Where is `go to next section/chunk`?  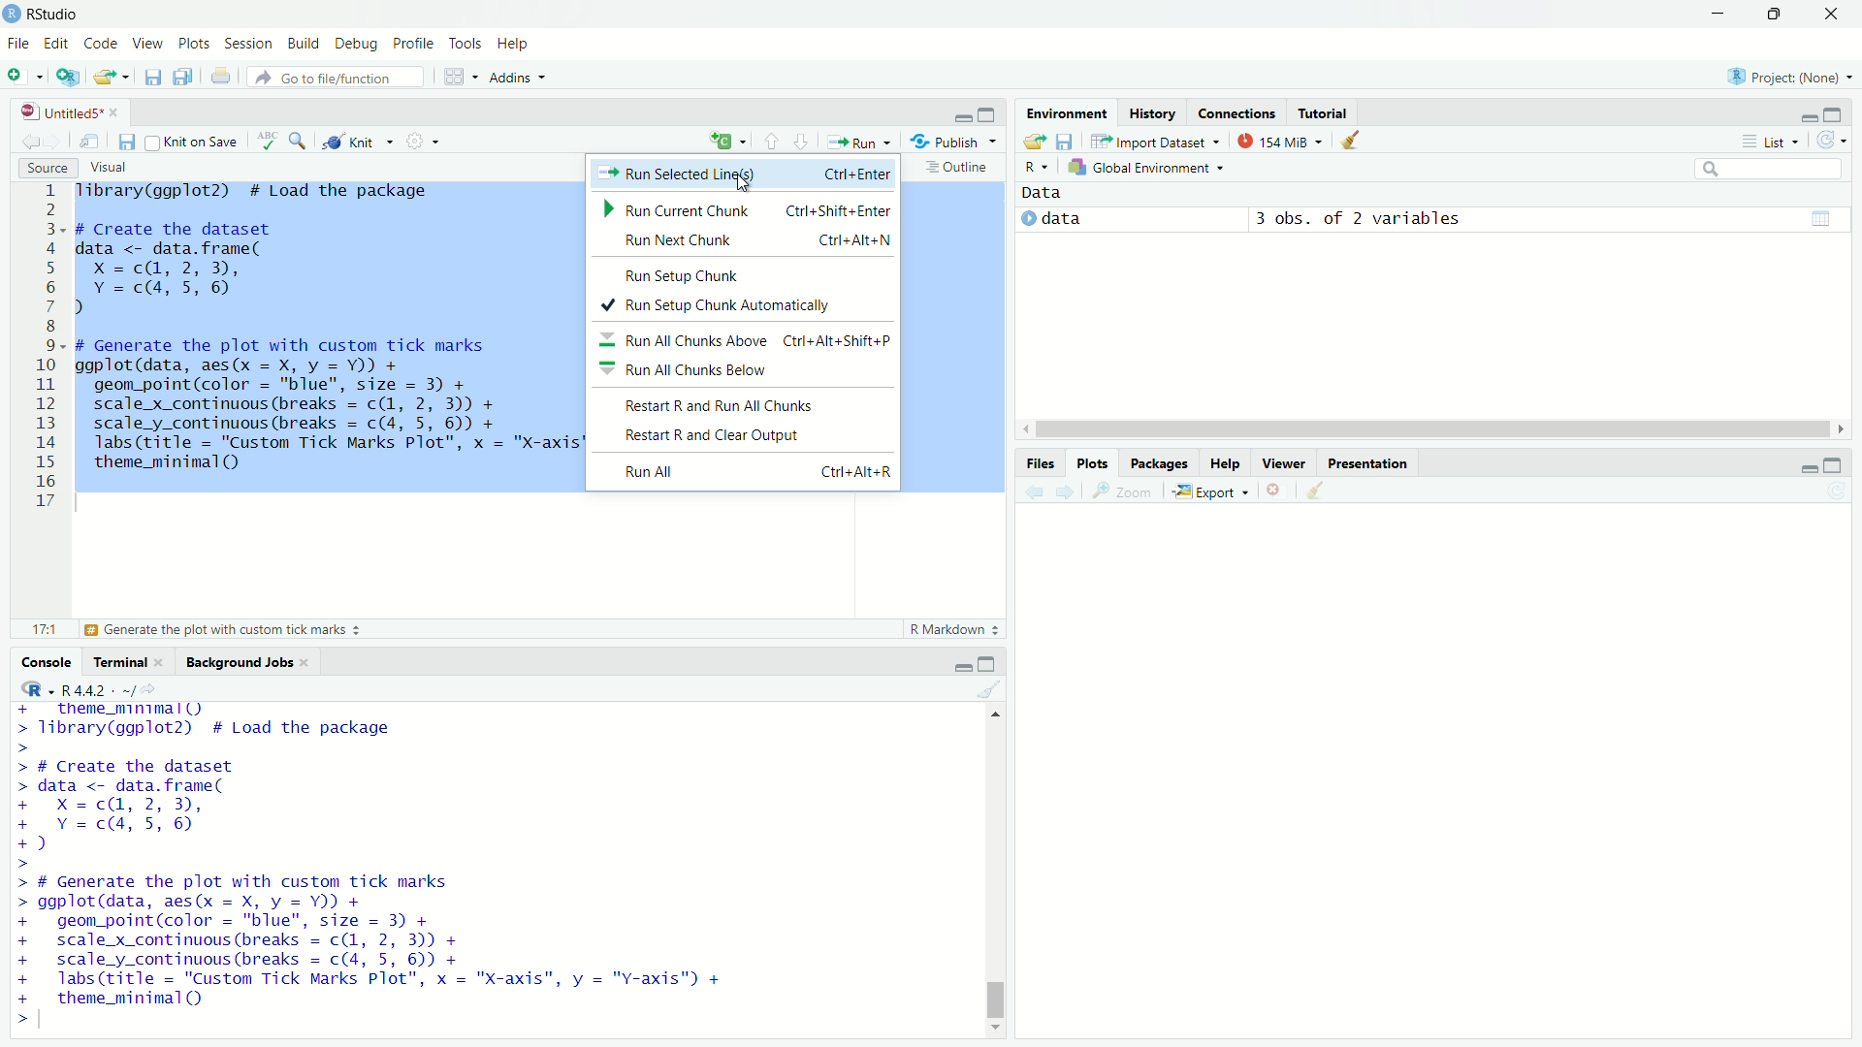
go to next section/chunk is located at coordinates (807, 143).